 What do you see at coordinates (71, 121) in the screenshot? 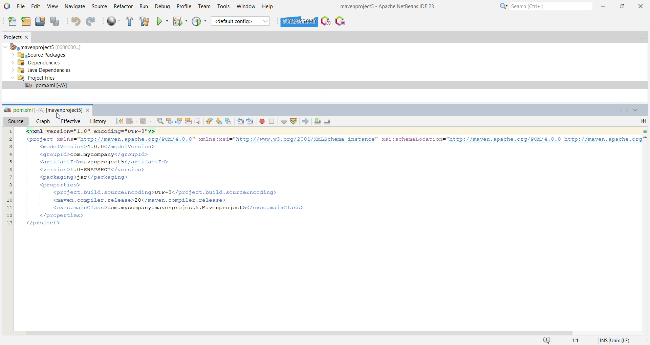
I see `Effective` at bounding box center [71, 121].